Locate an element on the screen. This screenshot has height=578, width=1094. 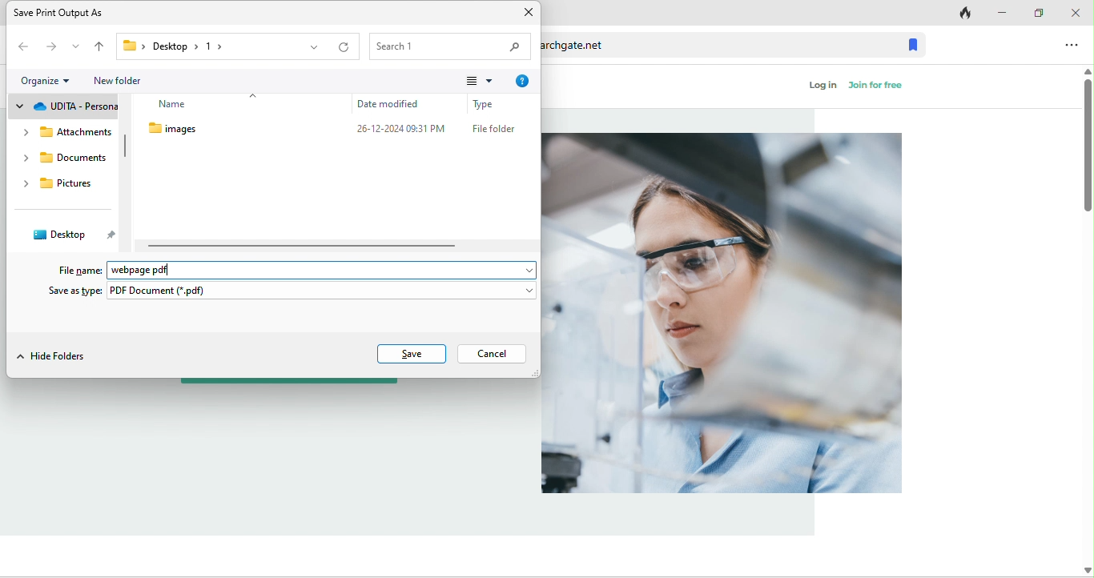
type is located at coordinates (490, 105).